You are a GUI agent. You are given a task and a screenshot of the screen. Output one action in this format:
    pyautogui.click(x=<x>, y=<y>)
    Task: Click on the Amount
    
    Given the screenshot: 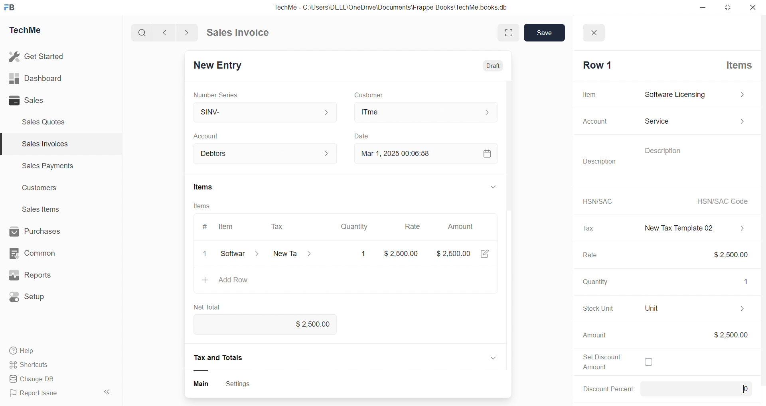 What is the action you would take?
    pyautogui.click(x=594, y=335)
    